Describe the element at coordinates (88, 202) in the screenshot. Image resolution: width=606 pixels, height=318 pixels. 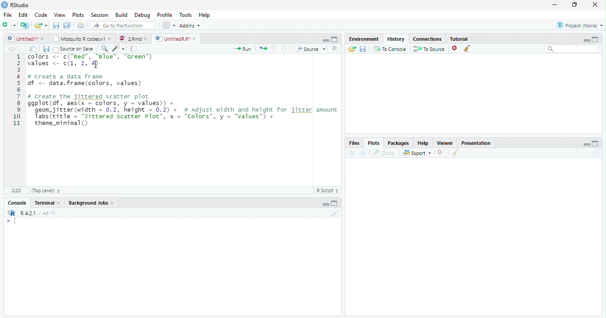
I see `Background Jobs` at that location.